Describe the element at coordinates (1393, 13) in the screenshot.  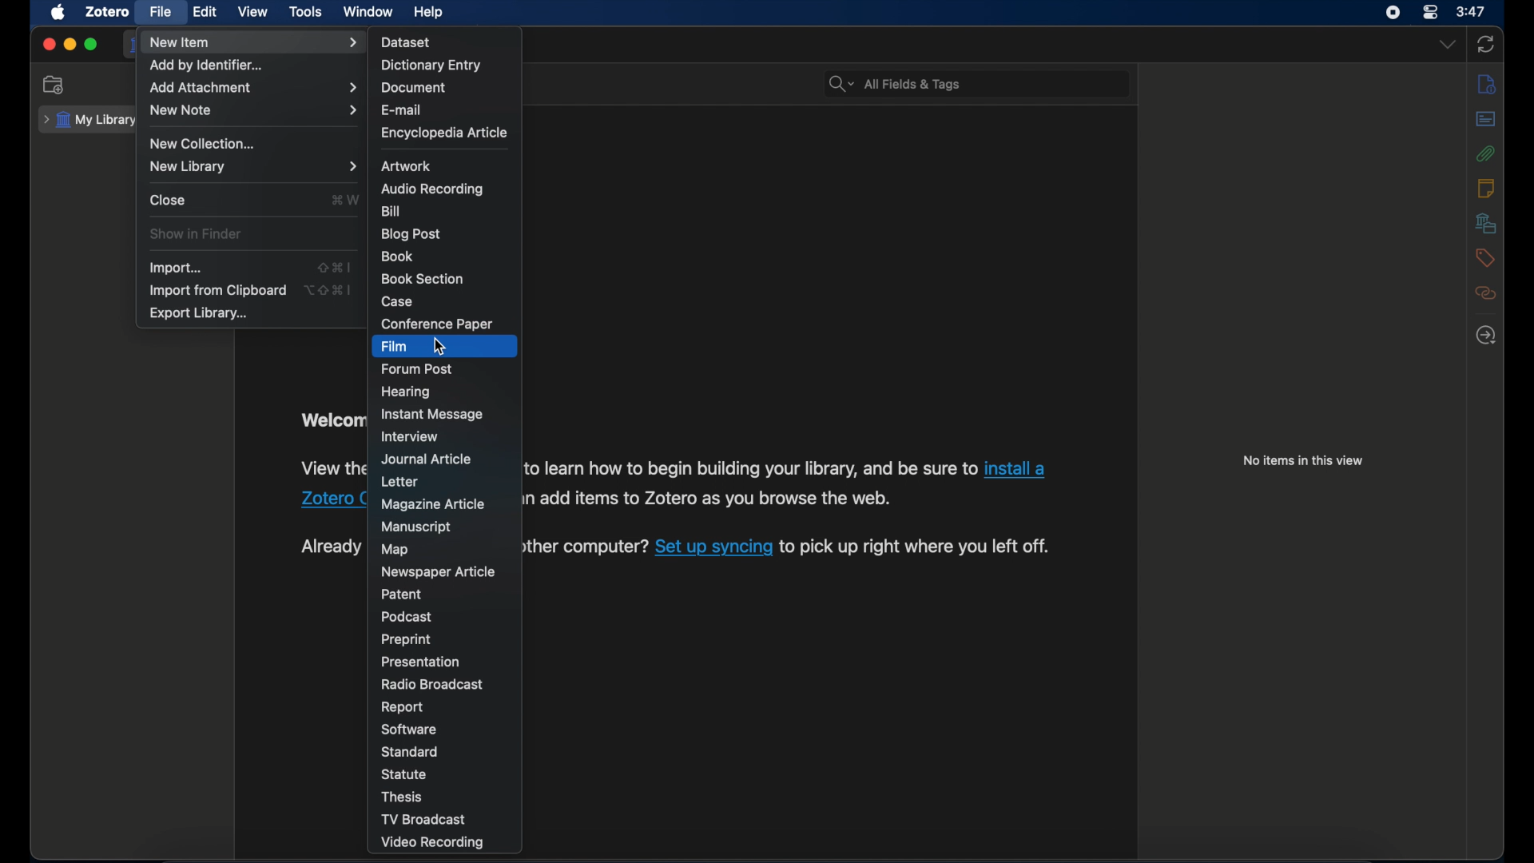
I see `screen recorder` at that location.